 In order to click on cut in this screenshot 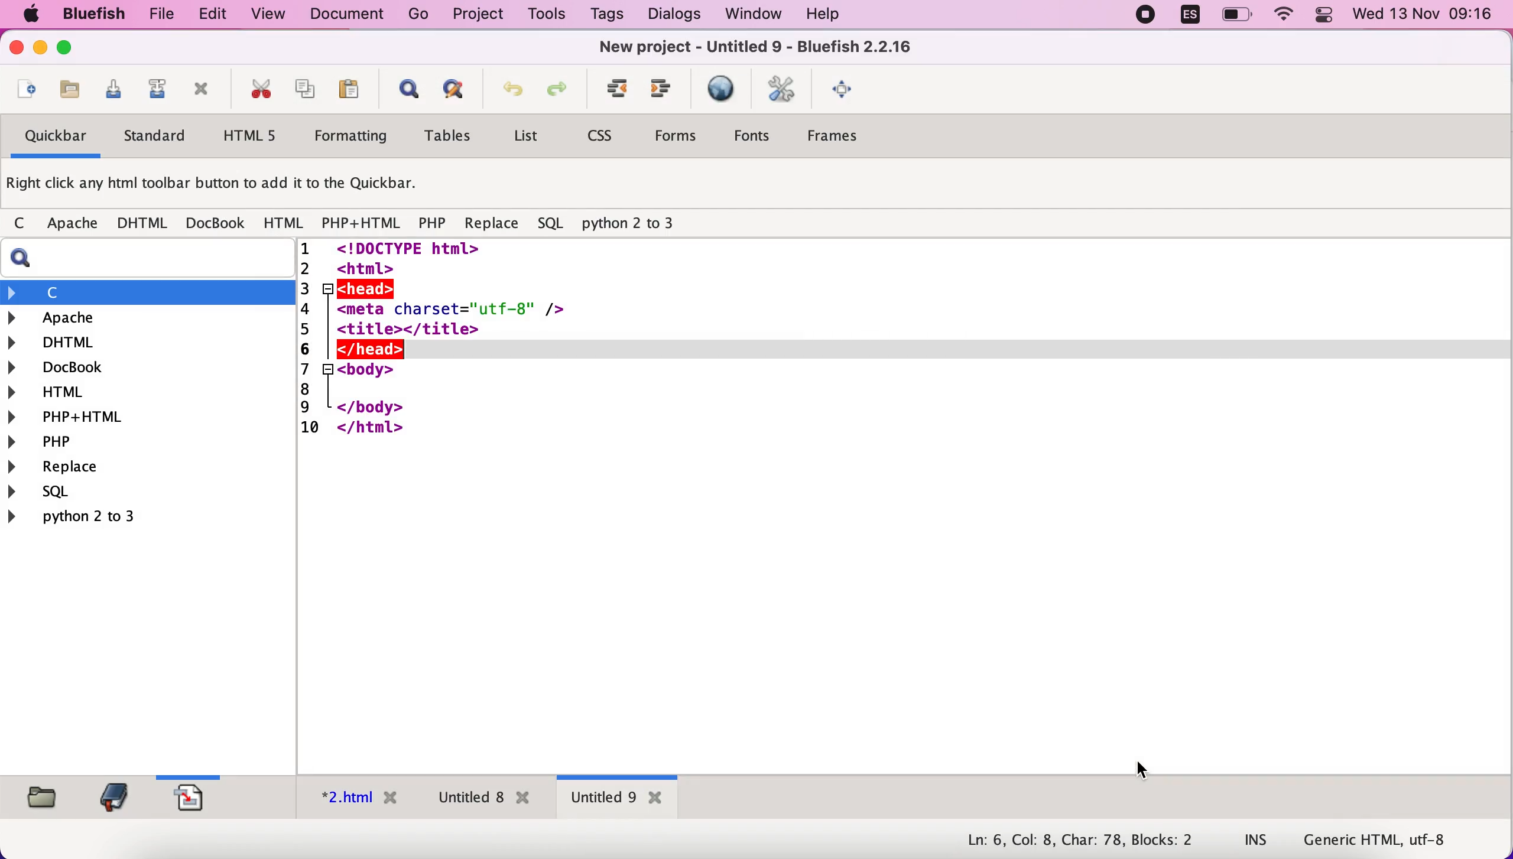, I will do `click(257, 91)`.